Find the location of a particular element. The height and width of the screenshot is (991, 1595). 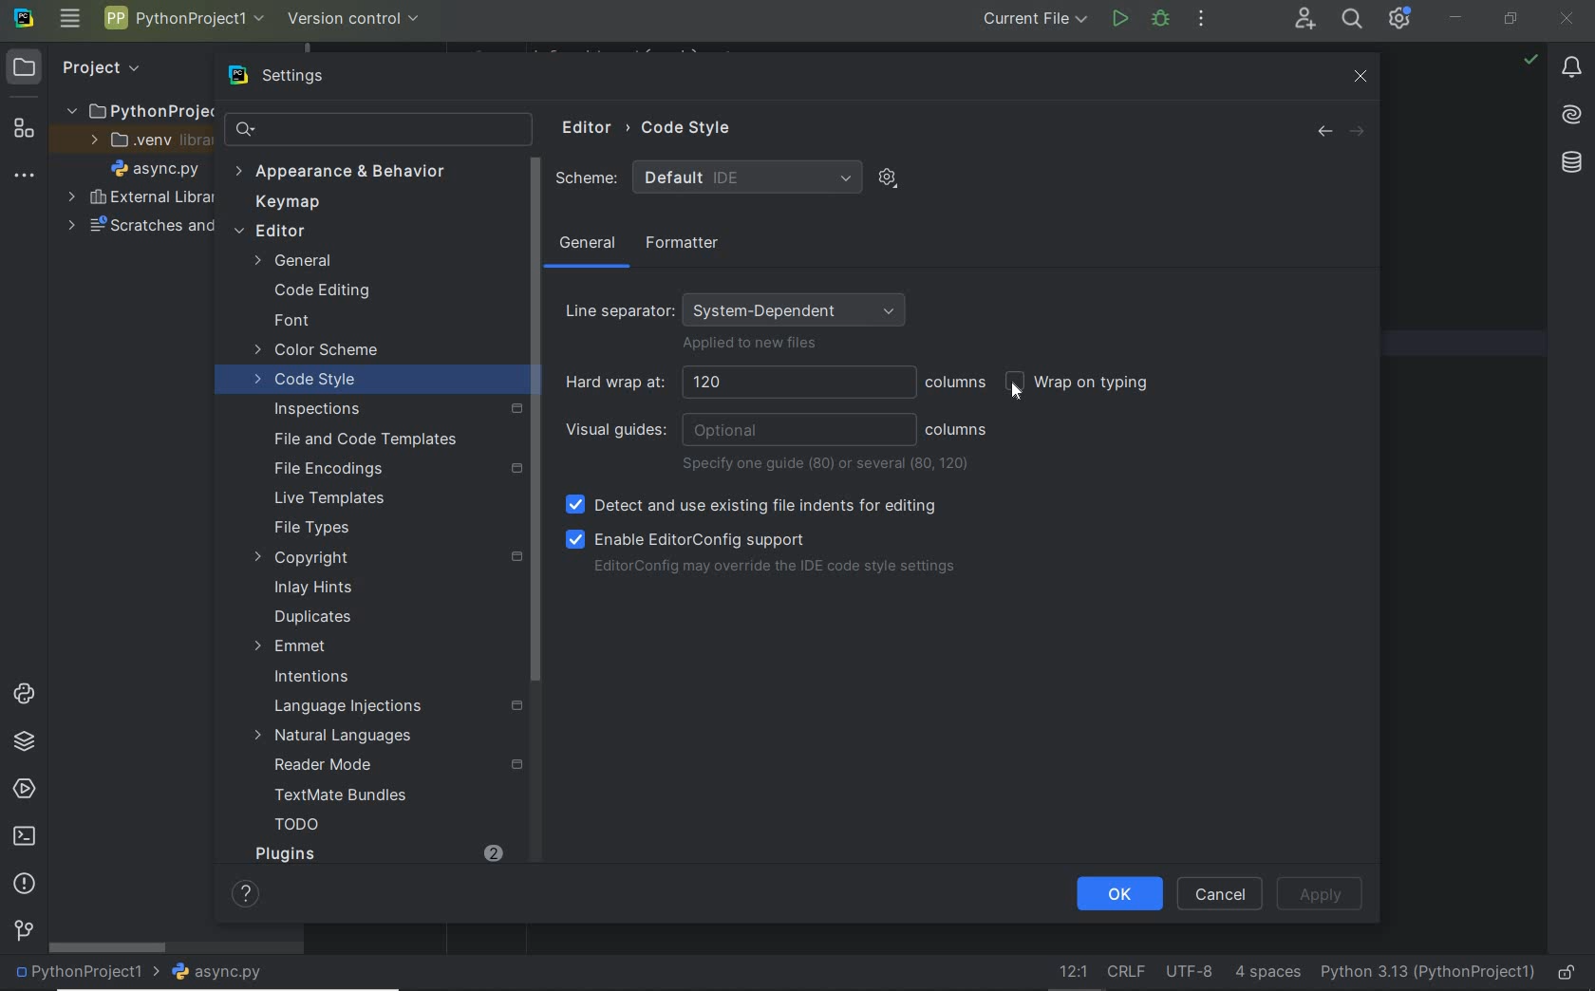

no problem is located at coordinates (1529, 59).